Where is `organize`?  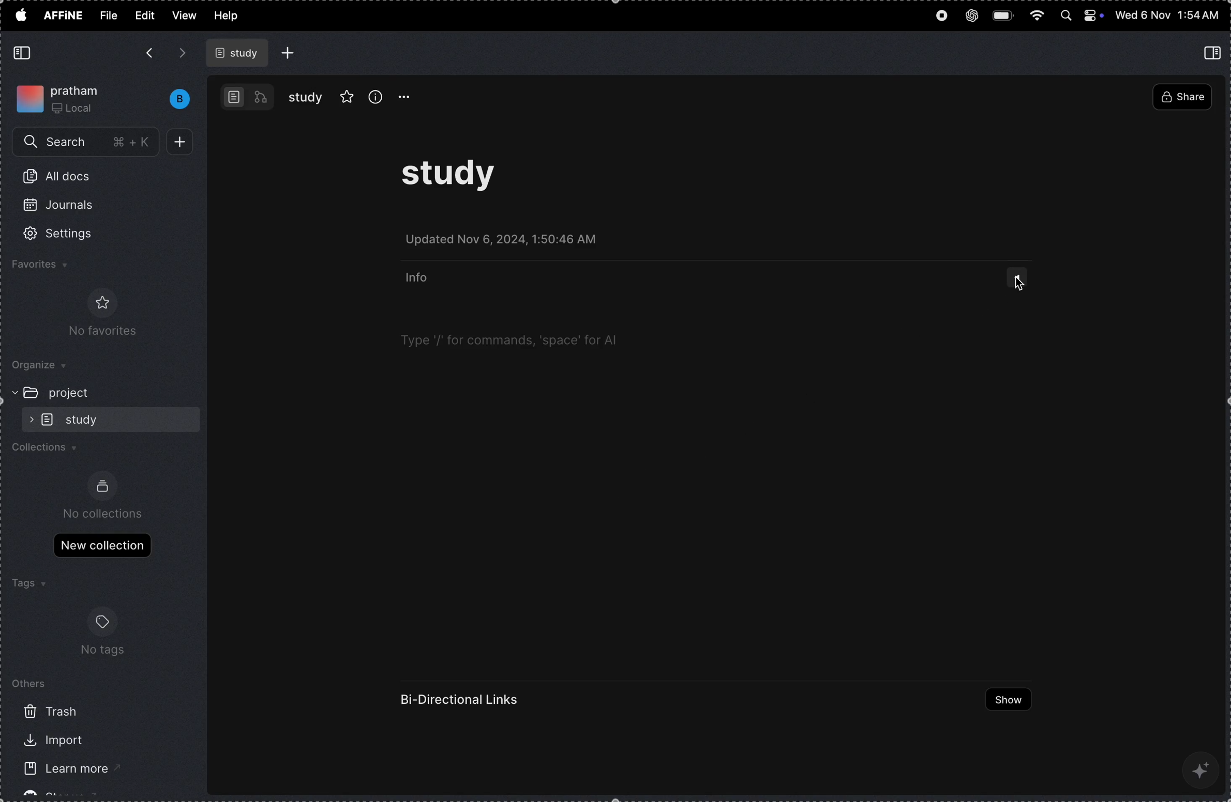
organize is located at coordinates (47, 366).